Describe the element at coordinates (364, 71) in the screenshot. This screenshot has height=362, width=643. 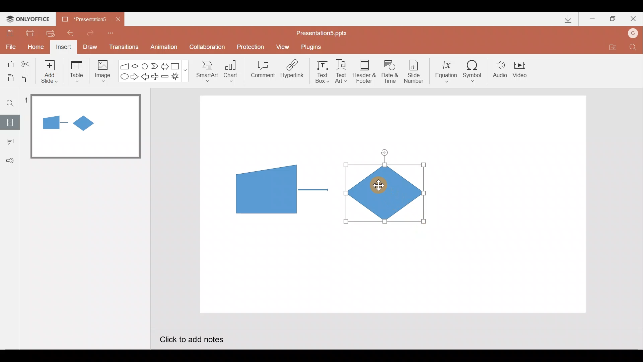
I see `Header & footer` at that location.